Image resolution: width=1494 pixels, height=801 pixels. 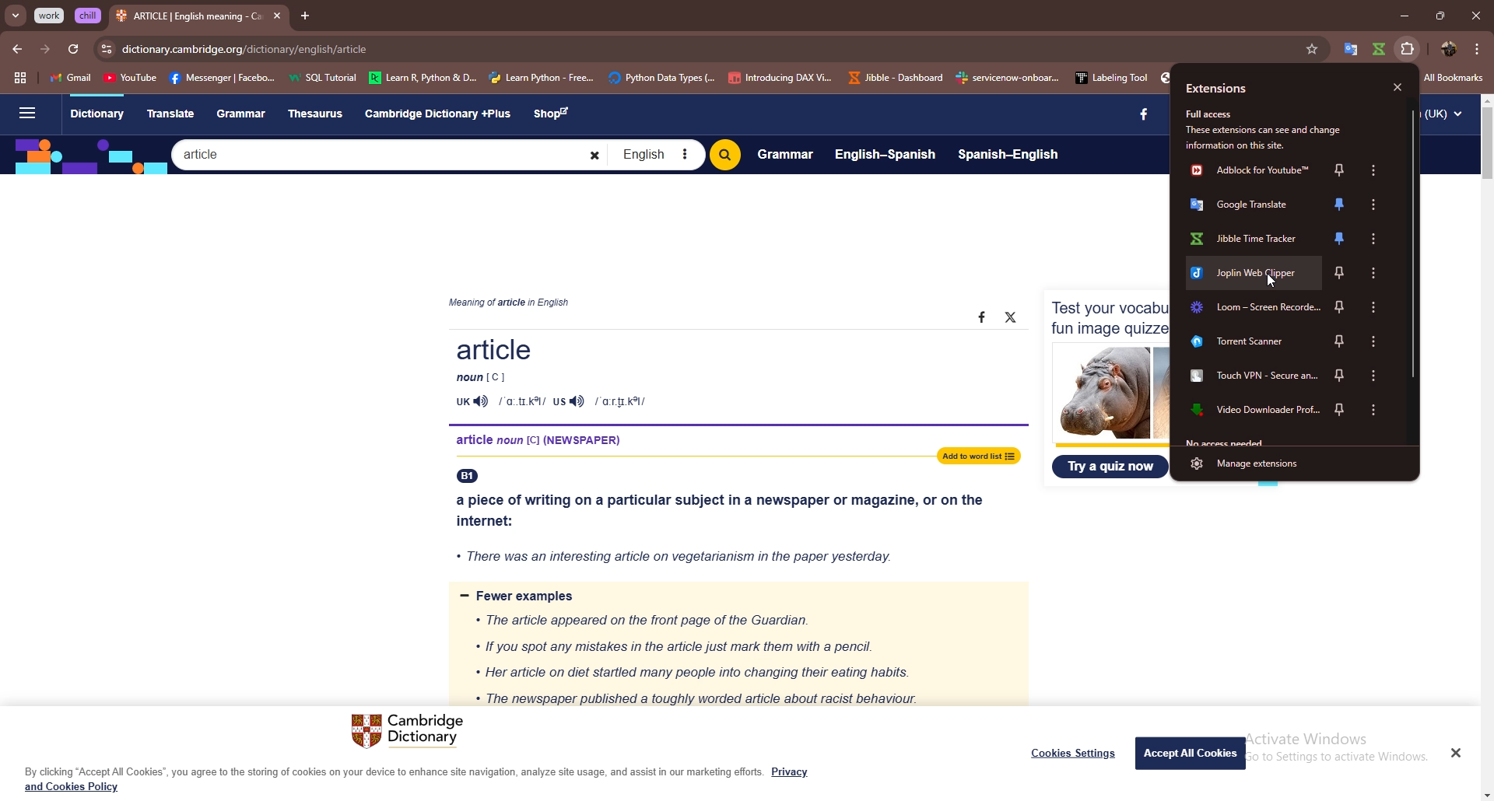 What do you see at coordinates (1344, 206) in the screenshot?
I see `unpin` at bounding box center [1344, 206].